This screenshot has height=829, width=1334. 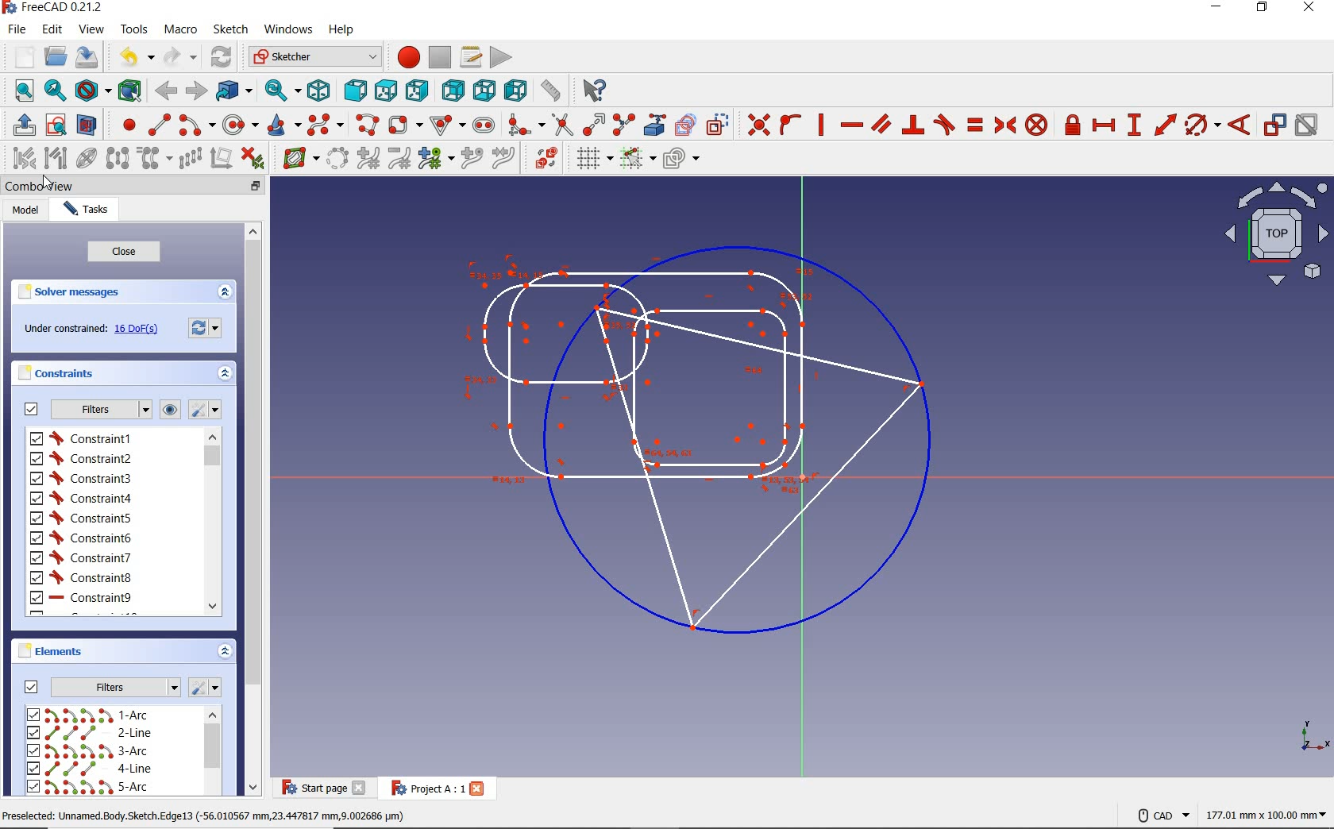 What do you see at coordinates (1238, 124) in the screenshot?
I see `constraing angle` at bounding box center [1238, 124].